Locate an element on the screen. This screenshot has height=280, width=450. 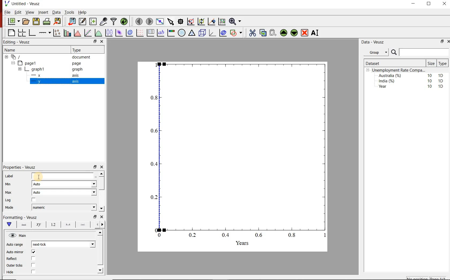
rename the widgets is located at coordinates (316, 33).